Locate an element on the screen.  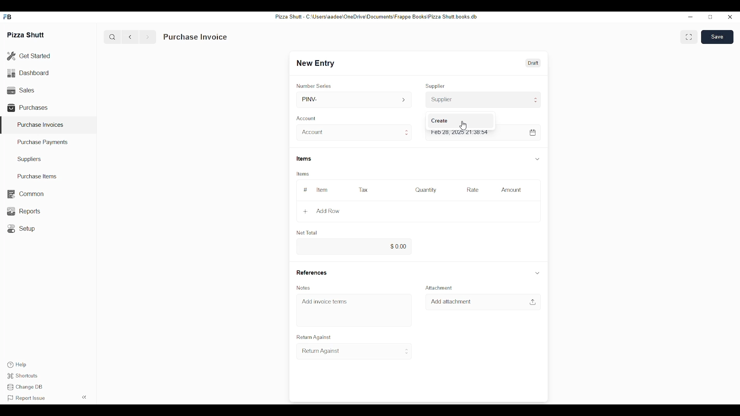
Draft is located at coordinates (533, 63).